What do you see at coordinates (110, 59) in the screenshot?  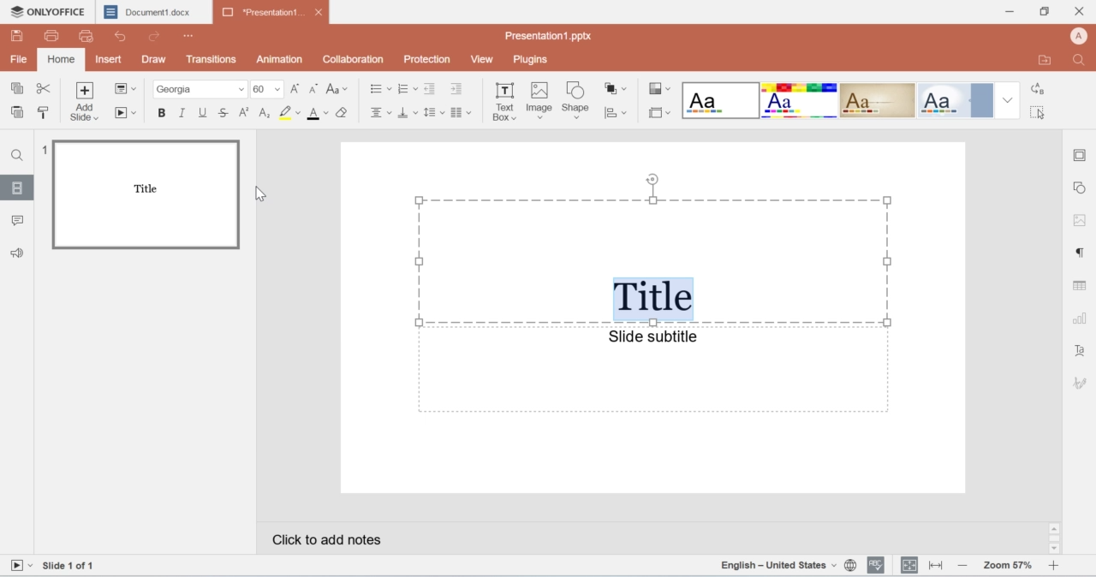 I see `insert` at bounding box center [110, 59].